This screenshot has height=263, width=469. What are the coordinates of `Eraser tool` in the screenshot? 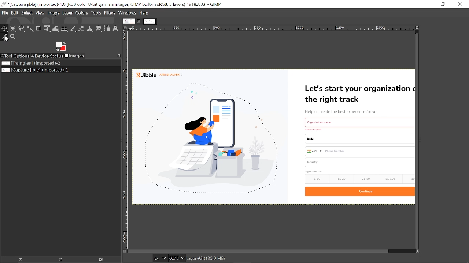 It's located at (81, 28).